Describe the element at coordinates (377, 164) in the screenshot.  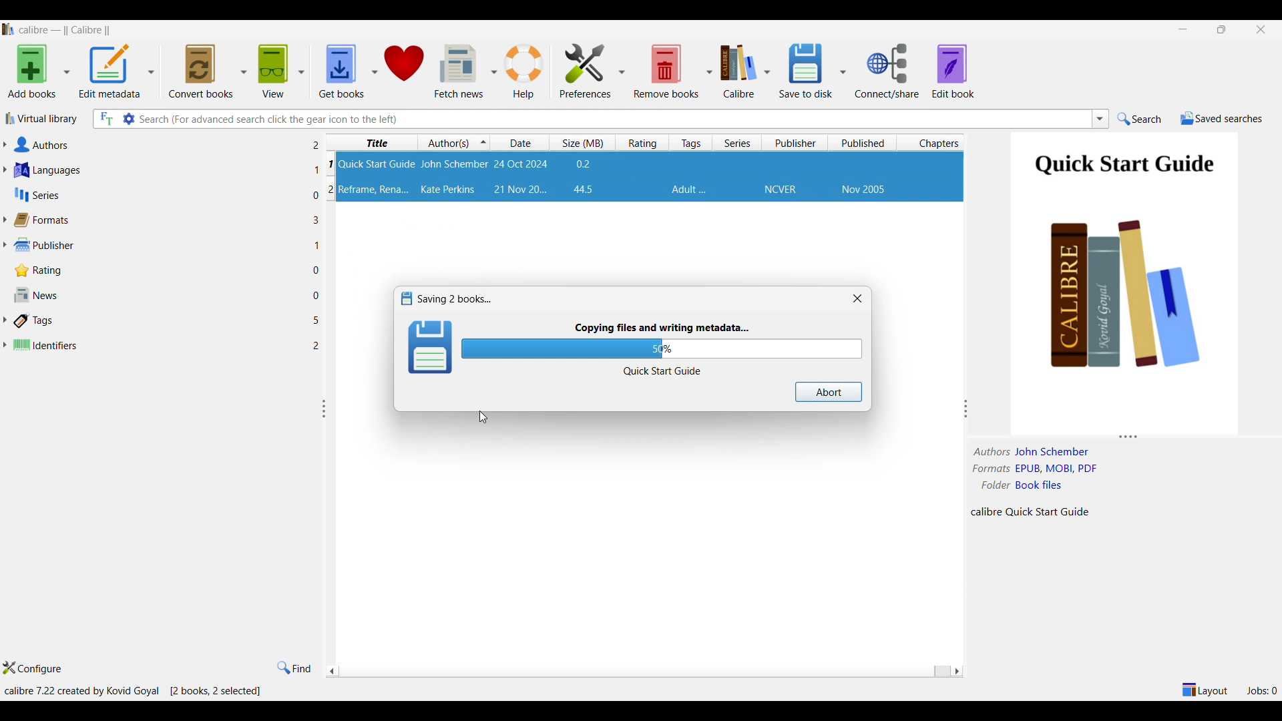
I see `Title` at that location.